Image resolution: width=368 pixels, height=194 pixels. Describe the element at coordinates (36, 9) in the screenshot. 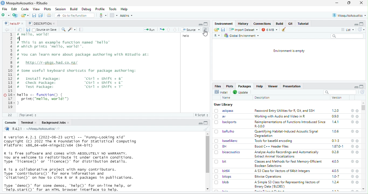

I see `View` at that location.